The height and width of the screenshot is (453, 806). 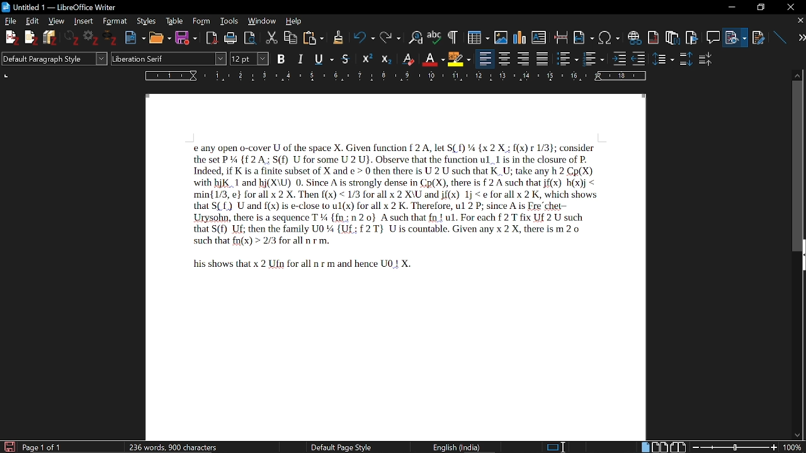 I want to click on insert bookmark, so click(x=693, y=36).